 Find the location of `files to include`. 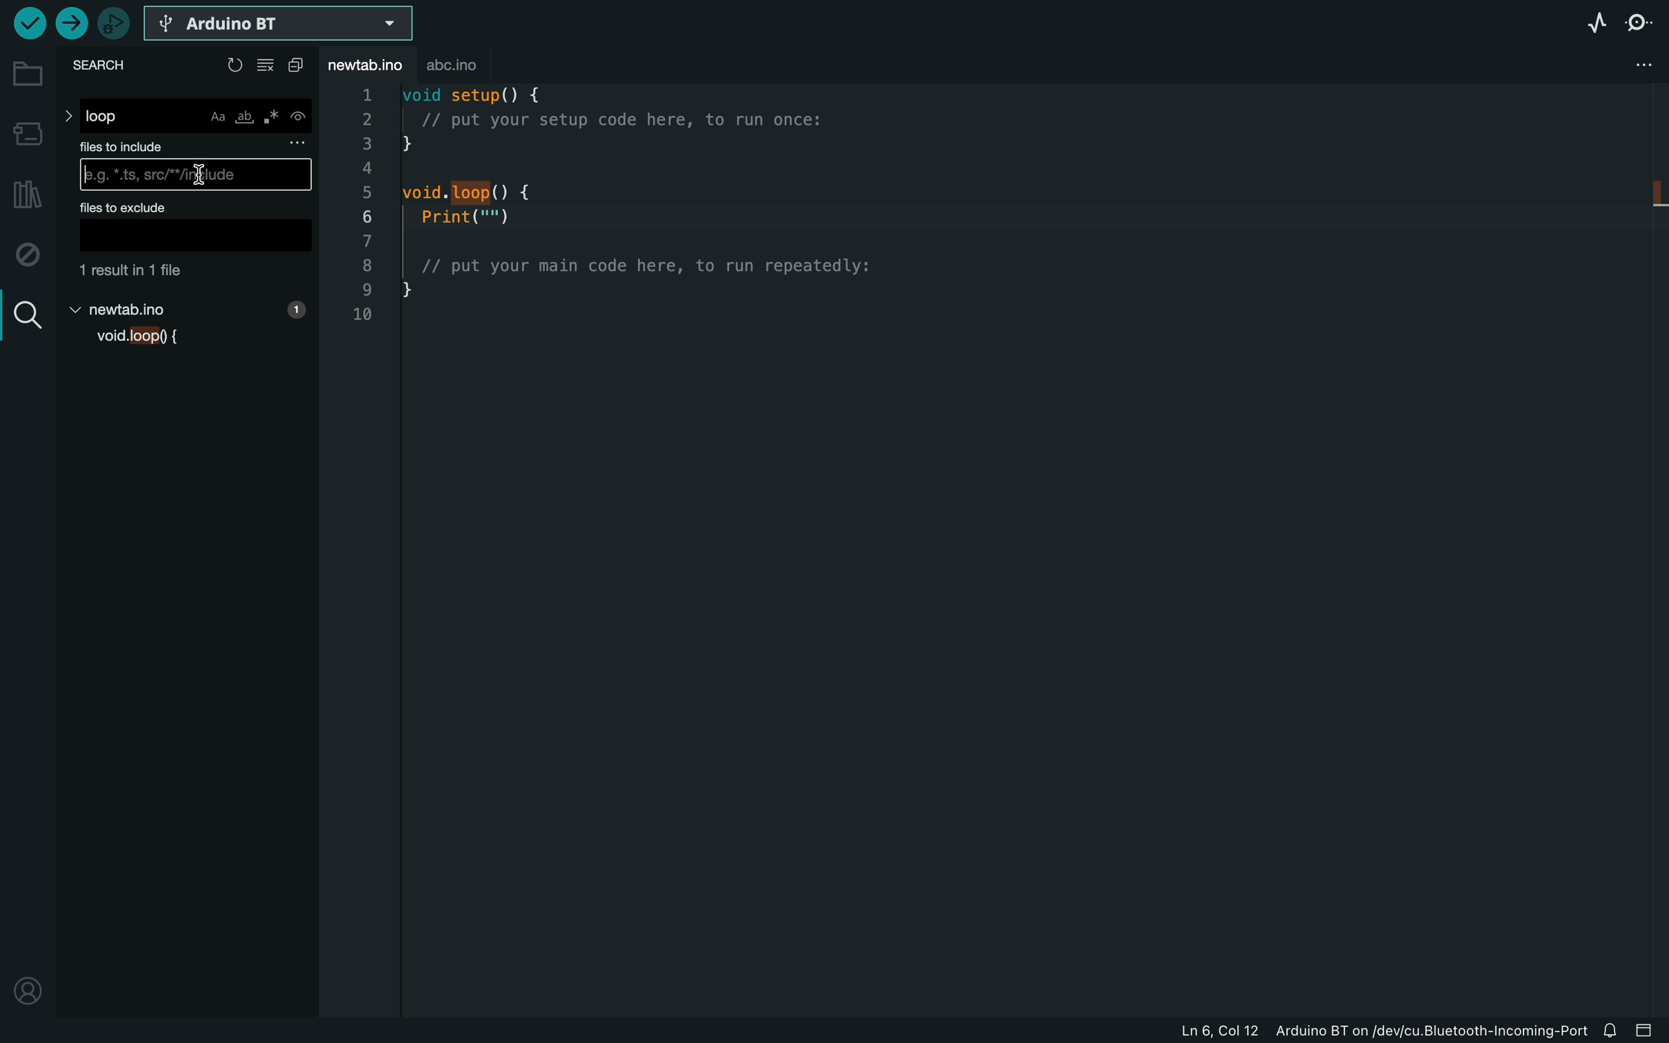

files to include is located at coordinates (198, 145).